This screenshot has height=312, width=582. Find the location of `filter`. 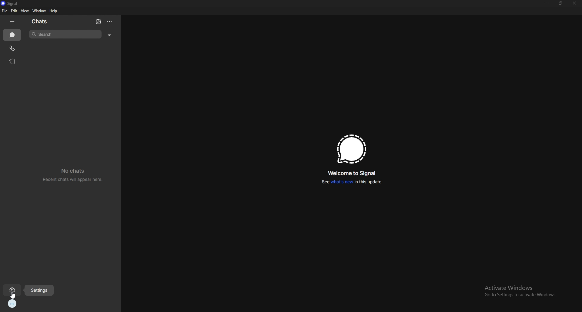

filter is located at coordinates (110, 34).